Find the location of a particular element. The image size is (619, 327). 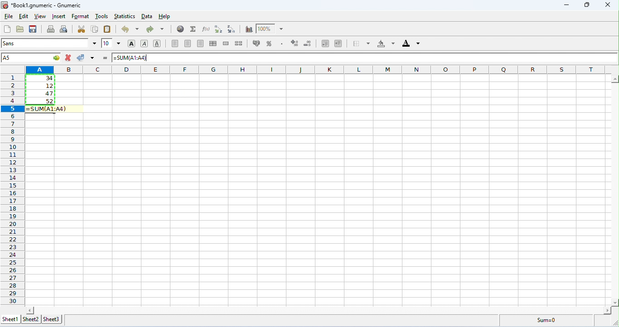

minimize is located at coordinates (568, 6).